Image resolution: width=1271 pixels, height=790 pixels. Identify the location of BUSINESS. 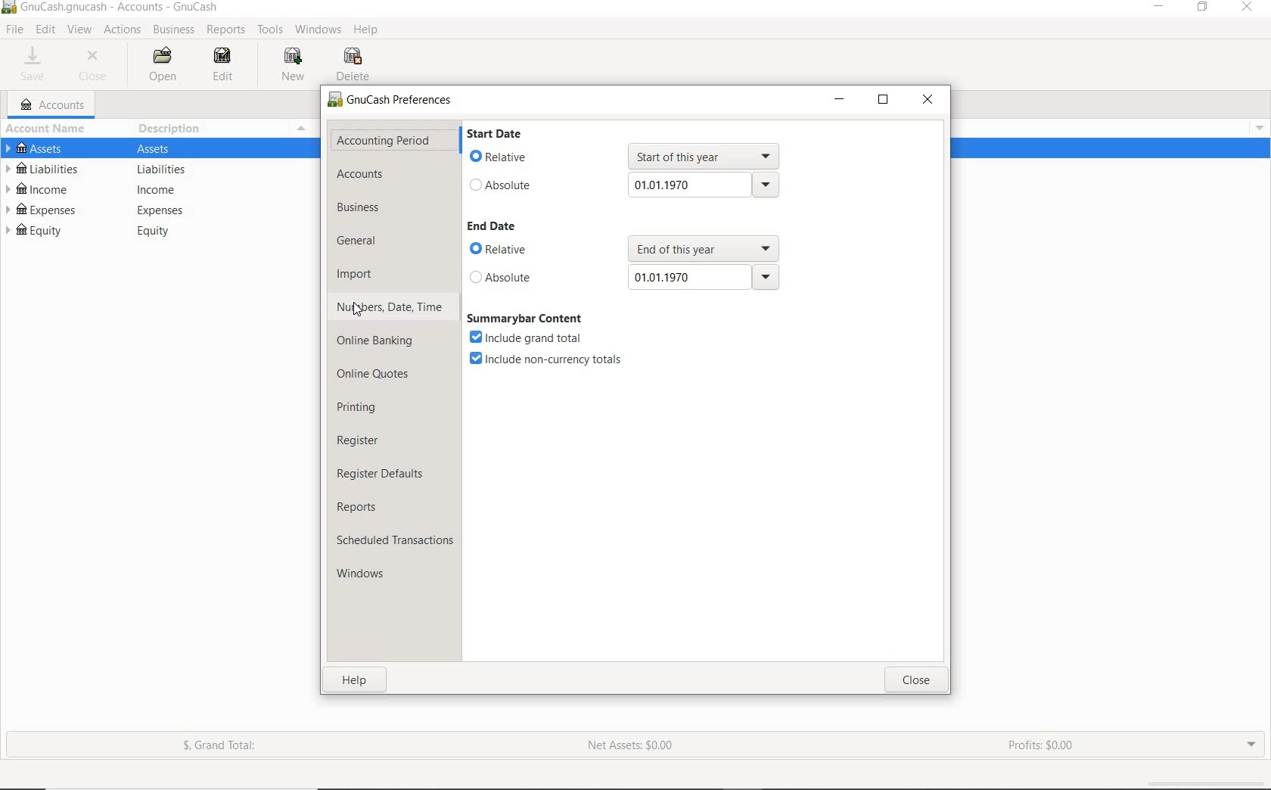
(175, 30).